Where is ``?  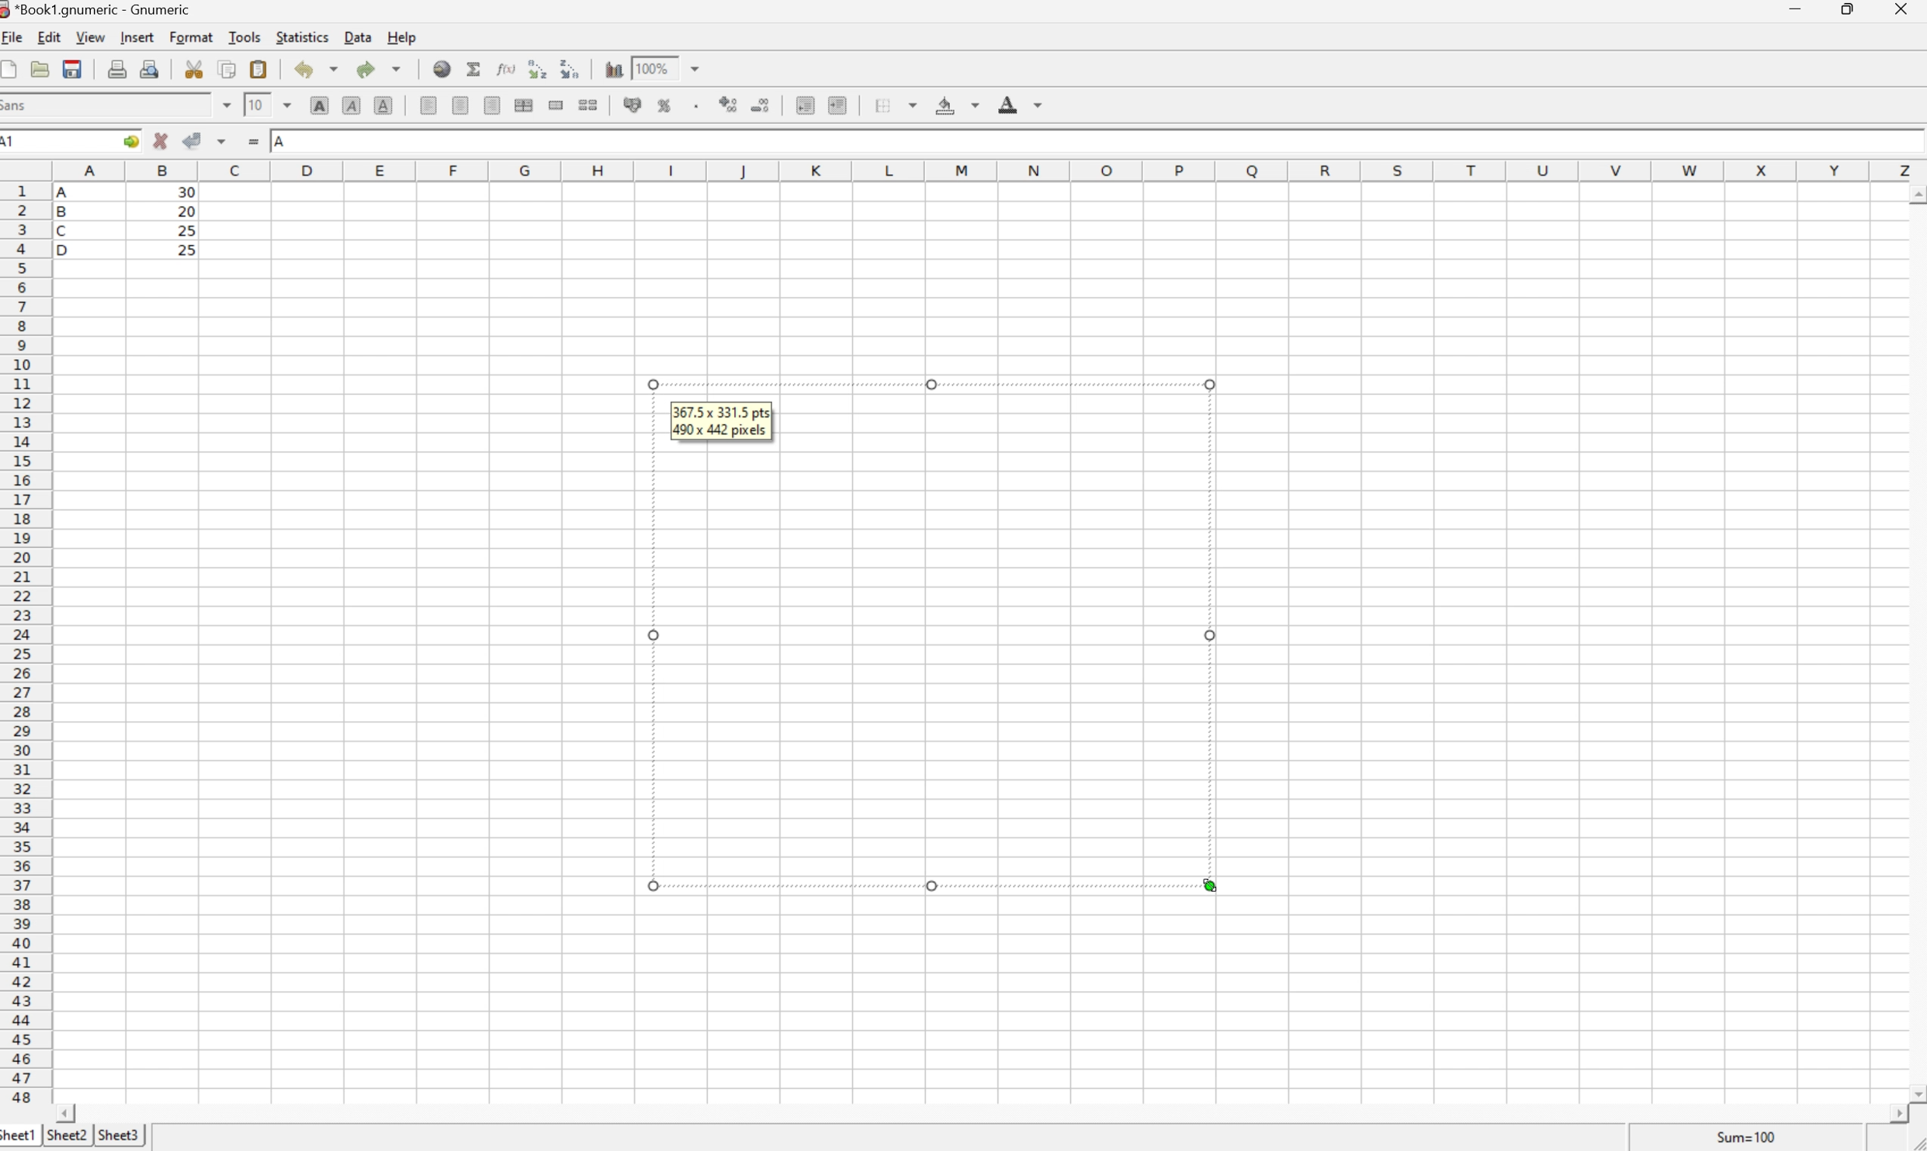  is located at coordinates (931, 388).